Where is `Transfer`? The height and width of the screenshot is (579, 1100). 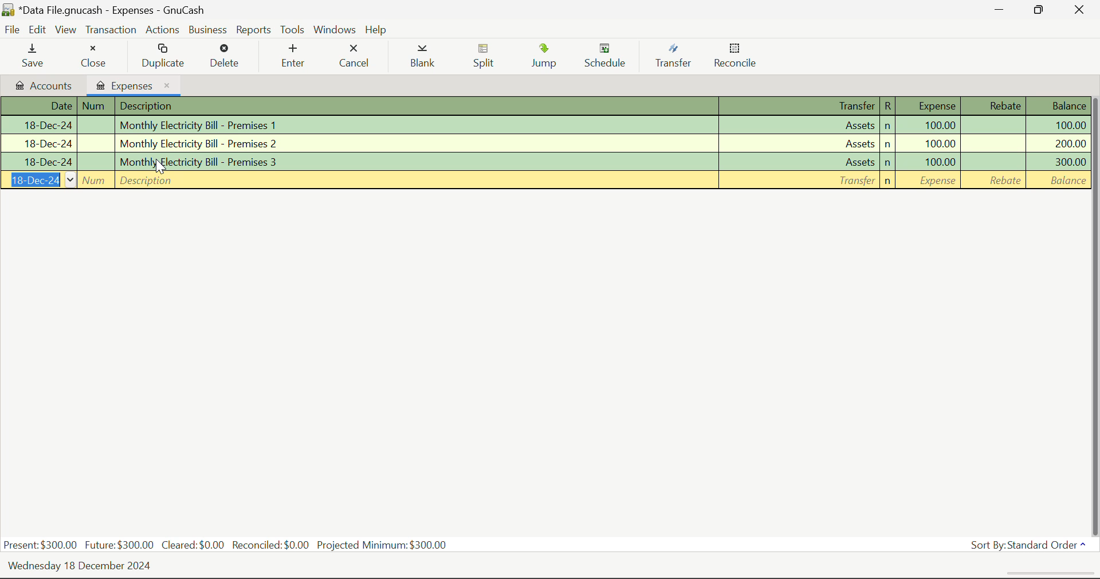
Transfer is located at coordinates (676, 58).